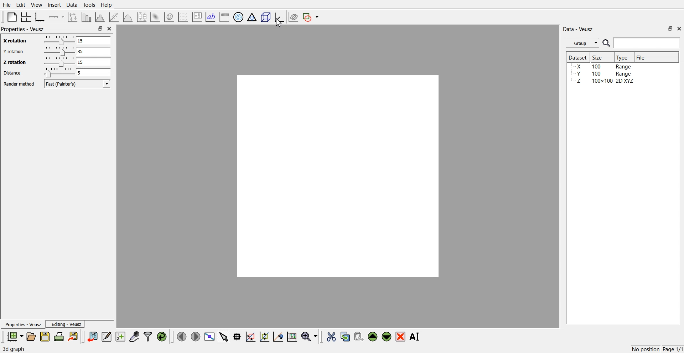 Image resolution: width=684 pixels, height=353 pixels. Describe the element at coordinates (237, 336) in the screenshot. I see `Read data points from graph` at that location.